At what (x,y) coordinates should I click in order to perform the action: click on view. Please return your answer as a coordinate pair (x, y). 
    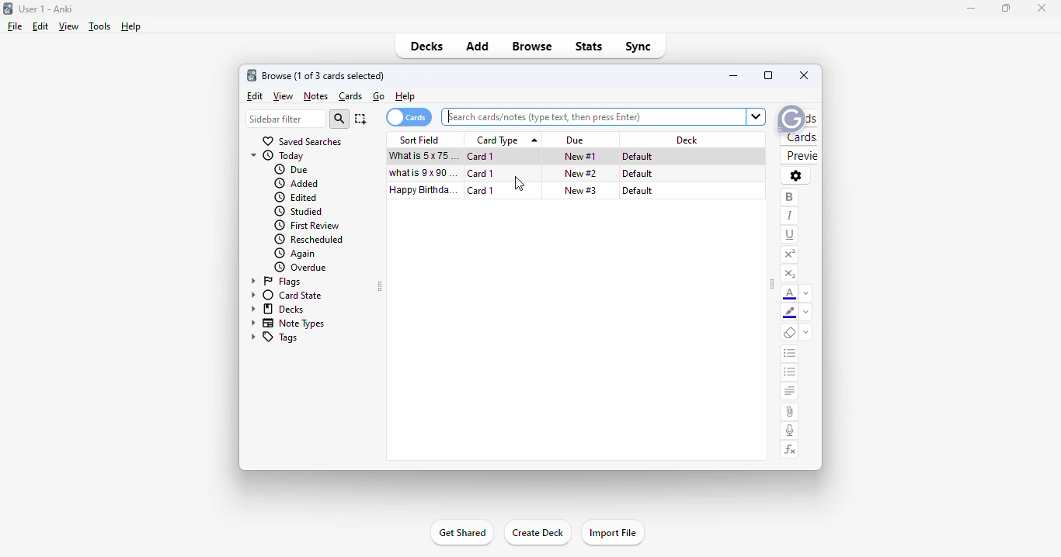
    Looking at the image, I should click on (68, 27).